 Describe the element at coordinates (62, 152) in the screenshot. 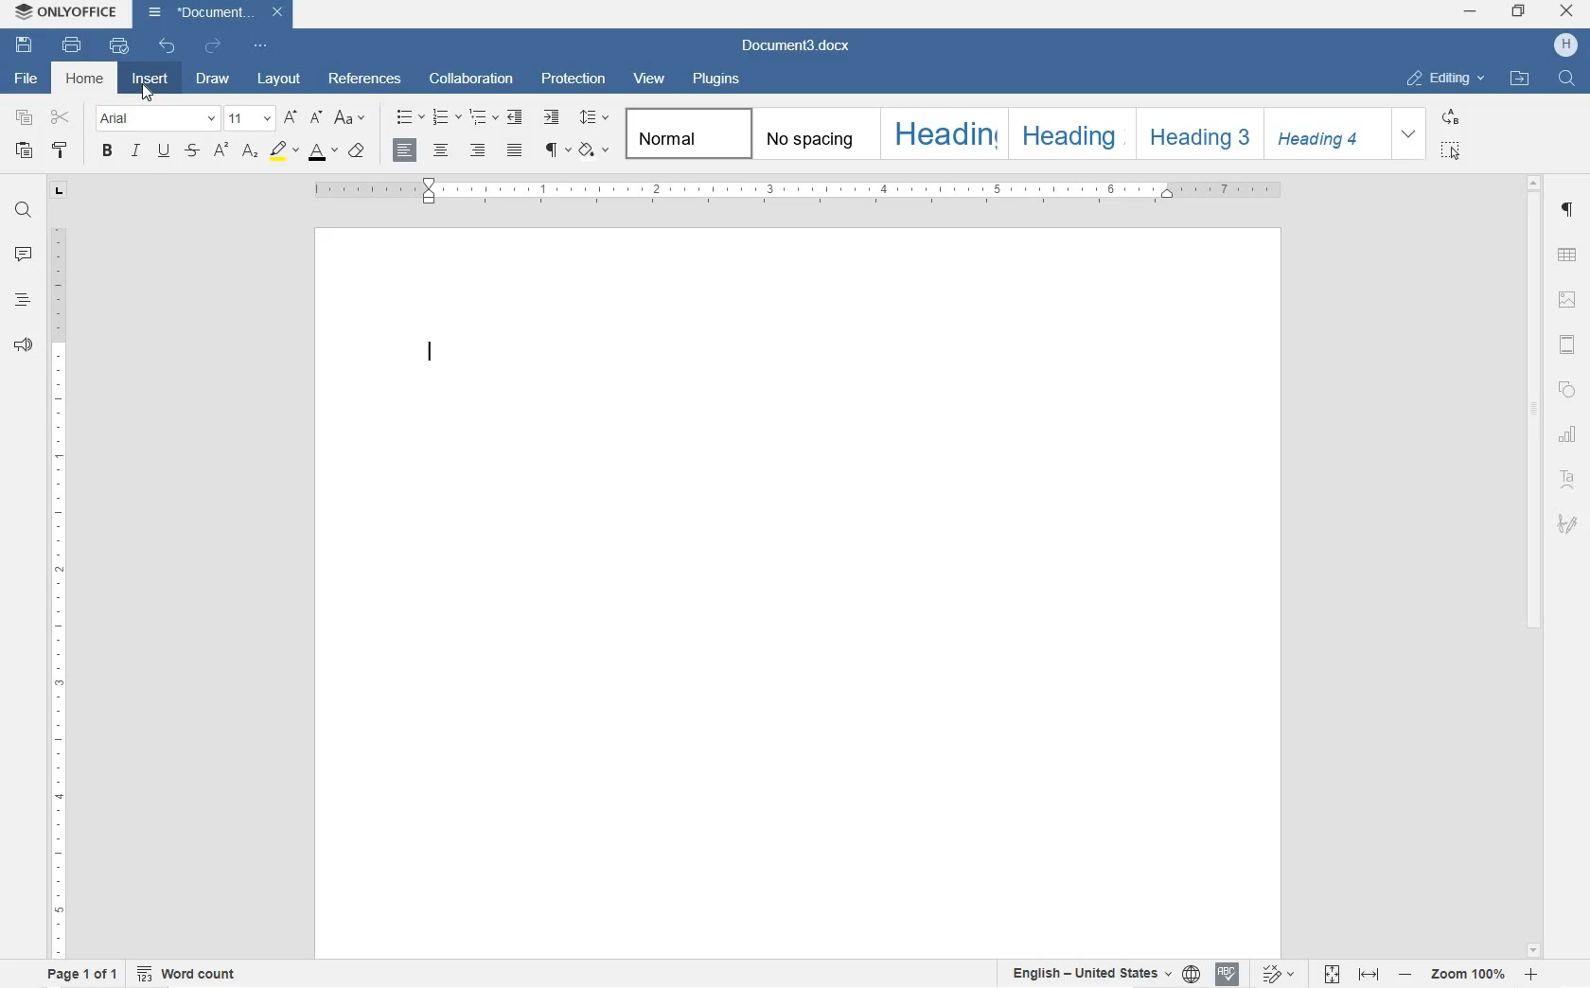

I see `COPY STYLE` at that location.